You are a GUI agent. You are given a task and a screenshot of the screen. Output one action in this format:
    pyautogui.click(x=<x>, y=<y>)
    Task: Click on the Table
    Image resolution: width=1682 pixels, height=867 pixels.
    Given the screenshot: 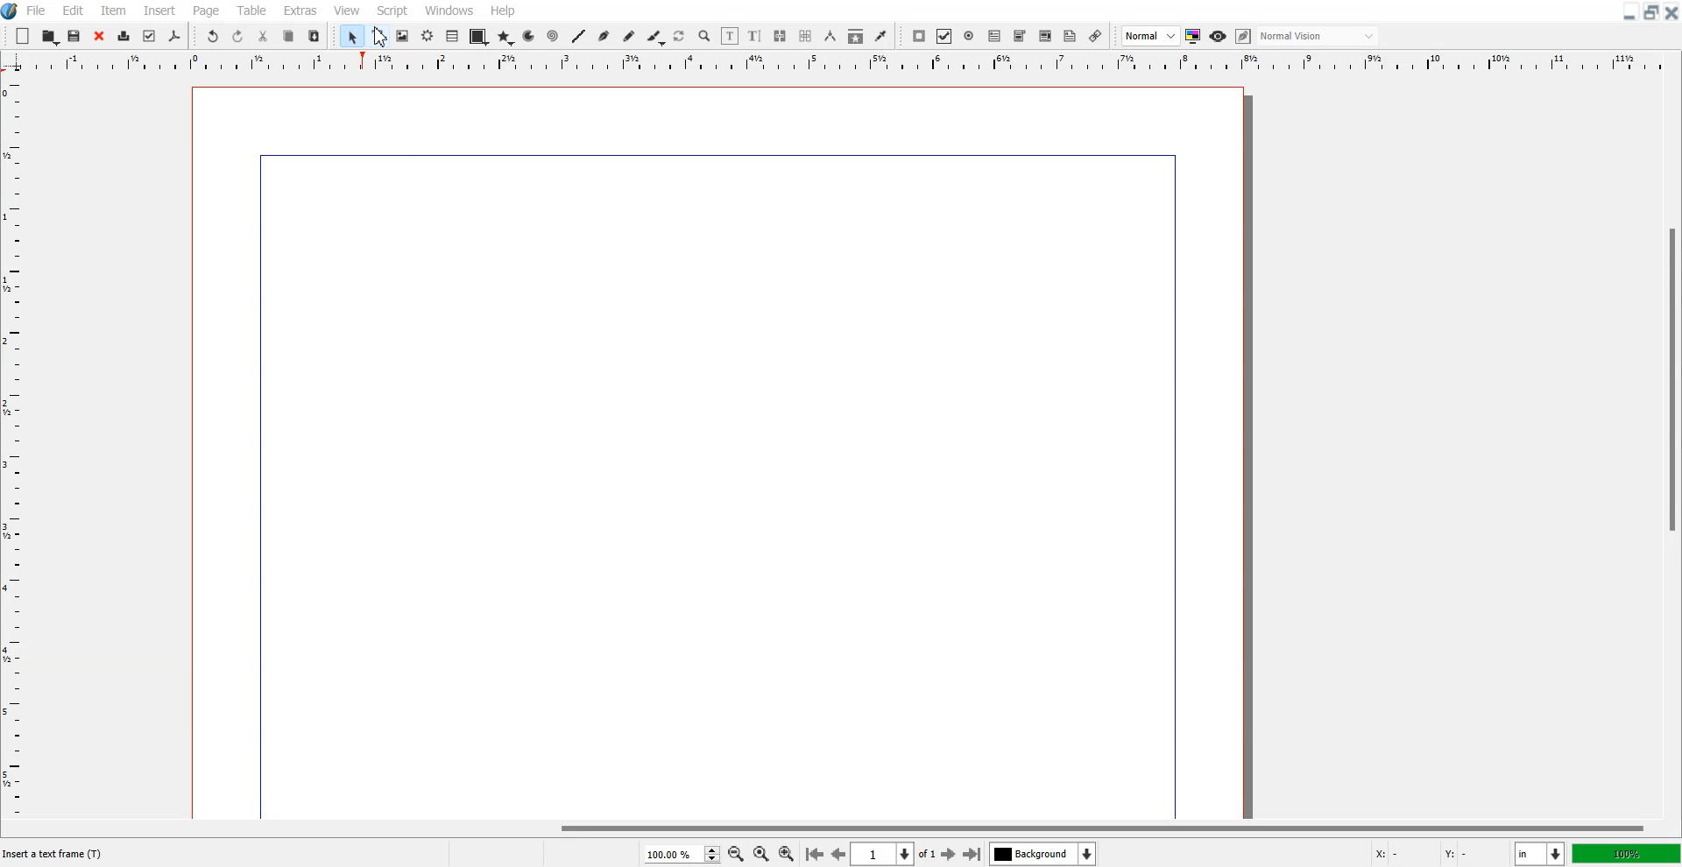 What is the action you would take?
    pyautogui.click(x=453, y=36)
    